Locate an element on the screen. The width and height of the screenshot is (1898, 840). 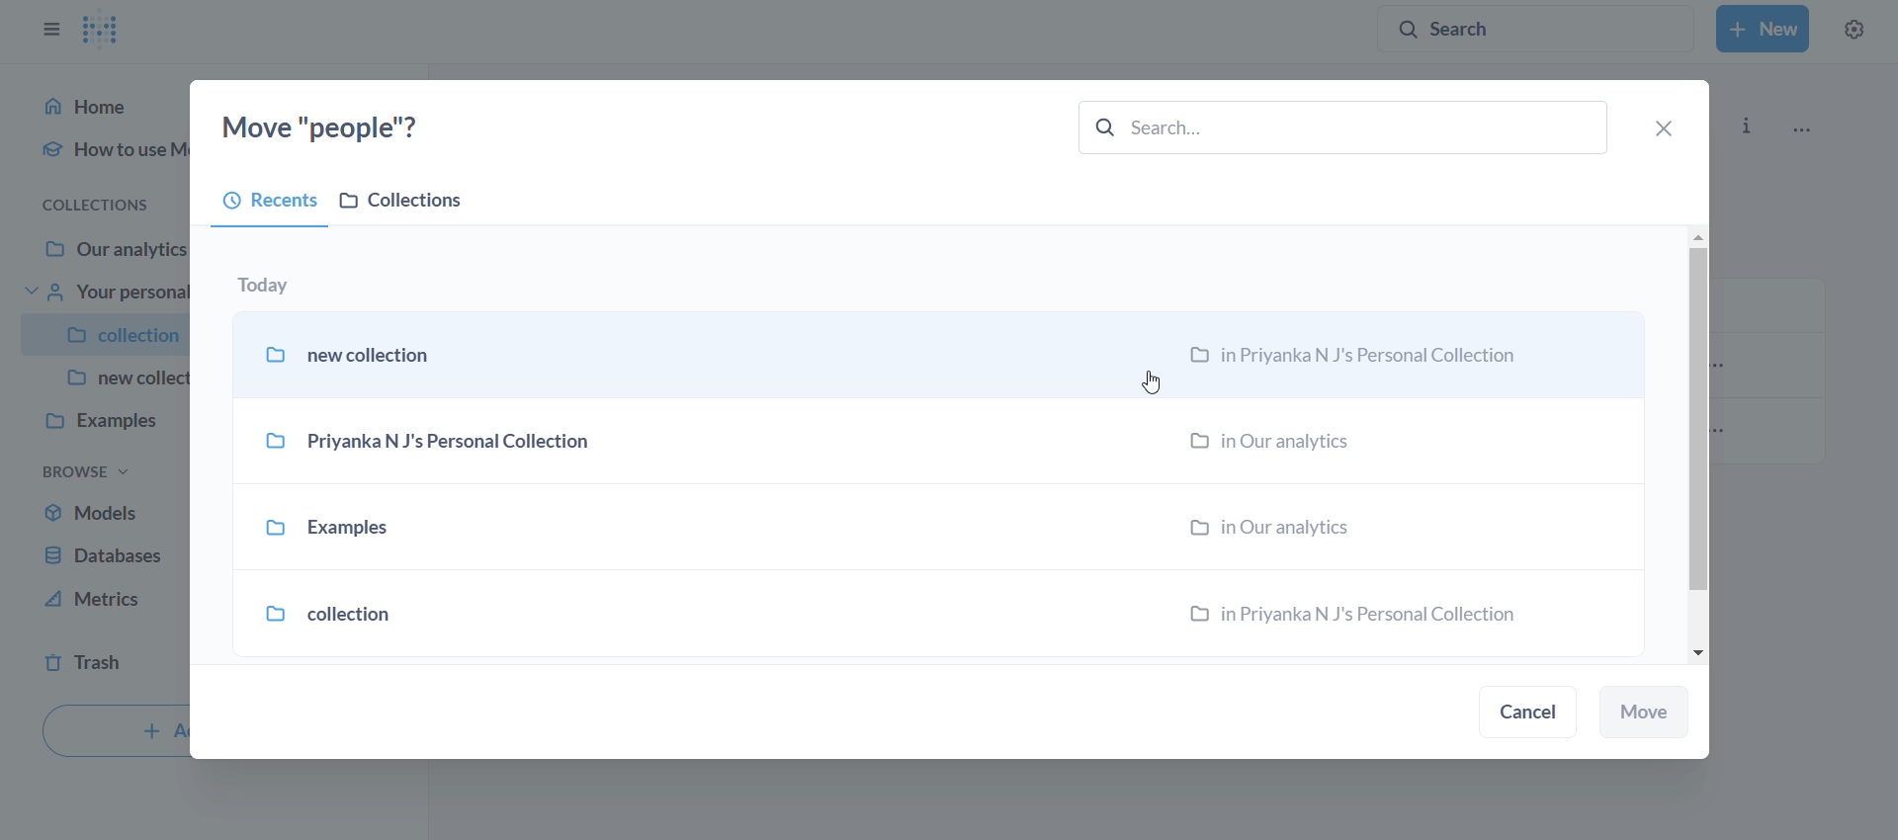
close sidebar is located at coordinates (49, 30).